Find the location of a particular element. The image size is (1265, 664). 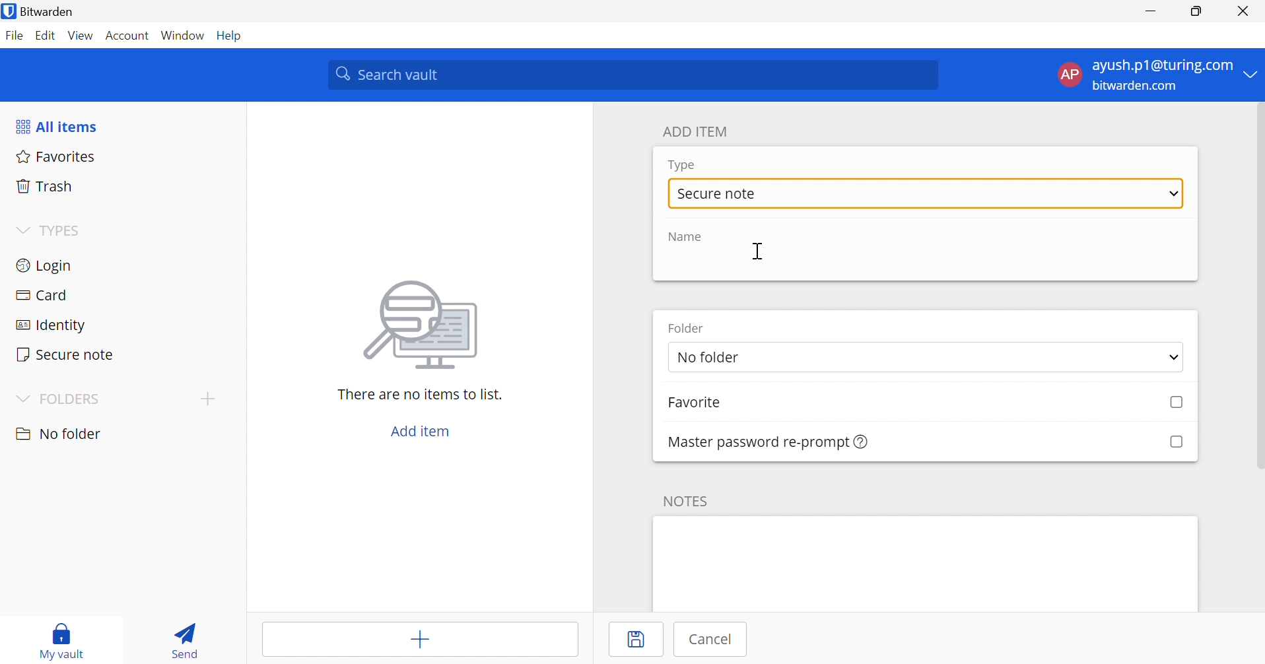

dropdown is located at coordinates (1169, 357).